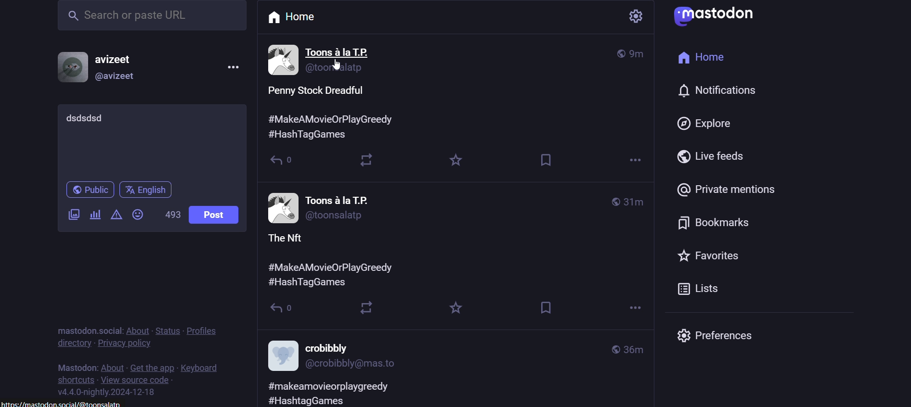 This screenshot has height=407, width=911. I want to click on boost, so click(367, 159).